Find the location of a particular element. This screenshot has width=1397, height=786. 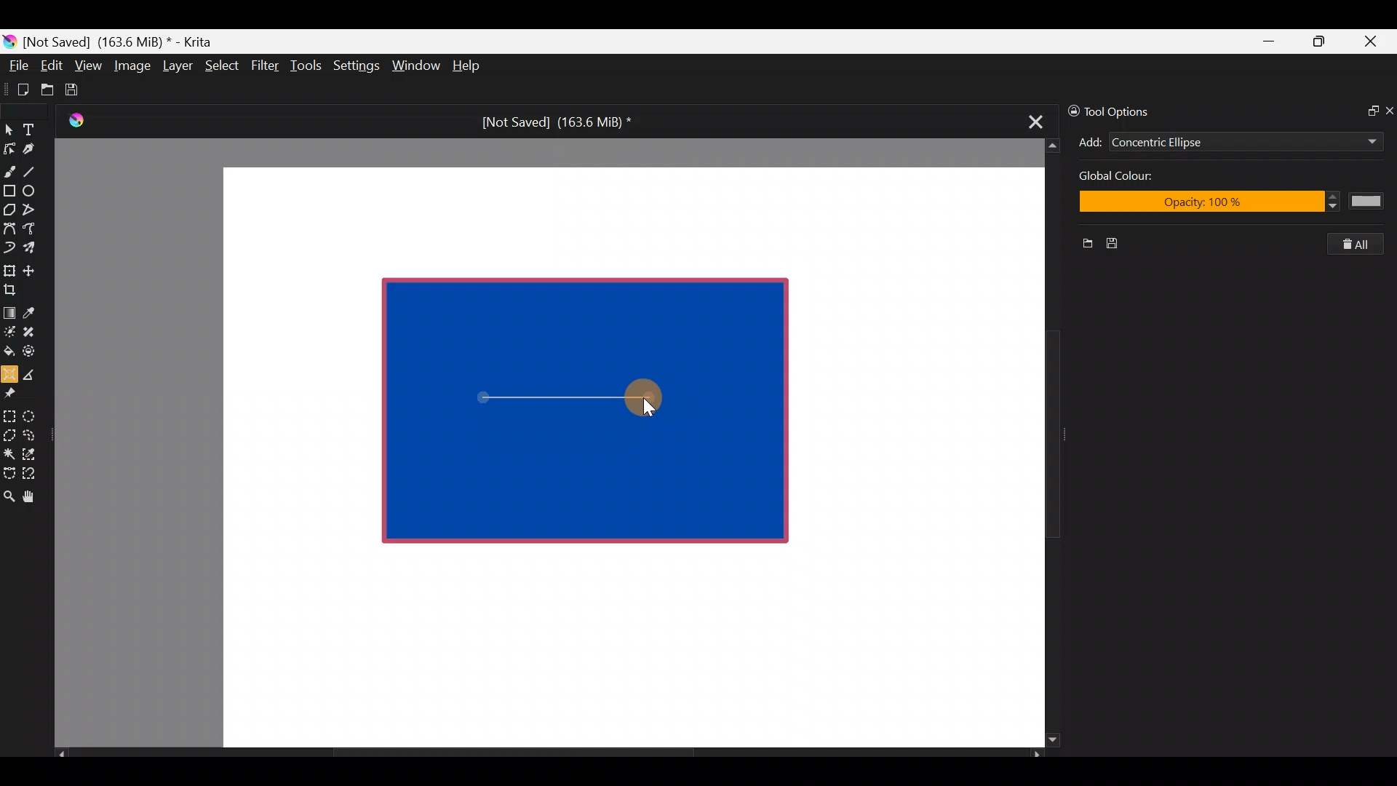

Edit is located at coordinates (51, 68).